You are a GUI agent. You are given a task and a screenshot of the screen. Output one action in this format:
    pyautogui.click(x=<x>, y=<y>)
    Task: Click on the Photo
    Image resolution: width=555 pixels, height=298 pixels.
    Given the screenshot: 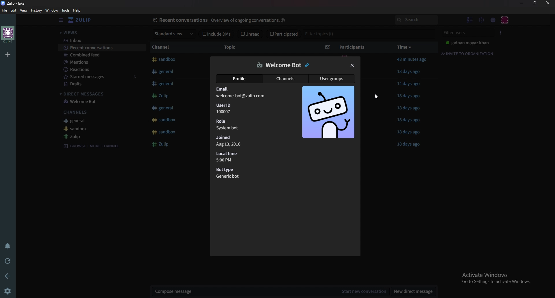 What is the action you would take?
    pyautogui.click(x=328, y=111)
    